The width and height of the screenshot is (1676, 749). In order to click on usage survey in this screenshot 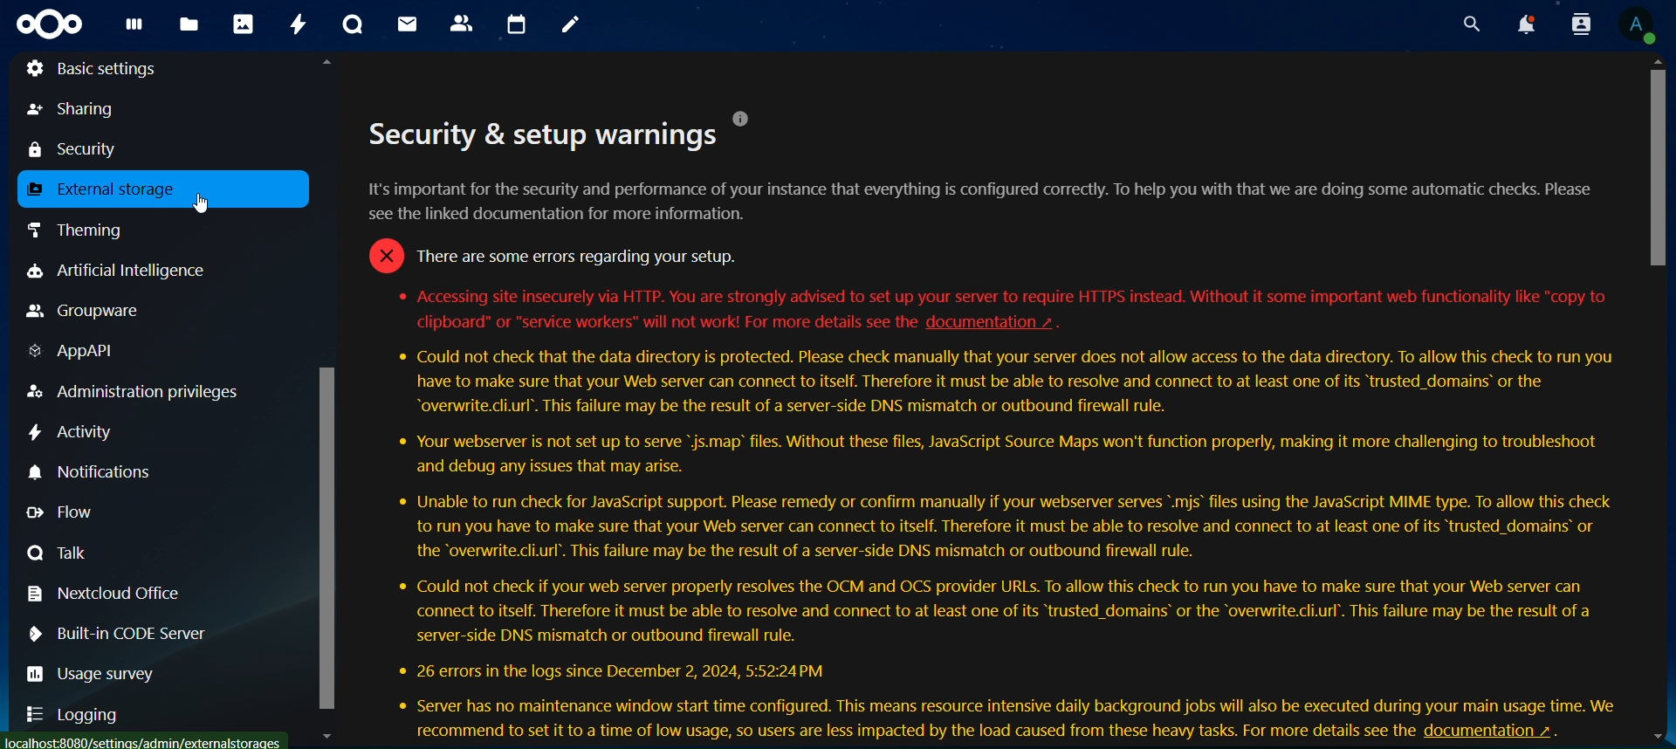, I will do `click(109, 673)`.